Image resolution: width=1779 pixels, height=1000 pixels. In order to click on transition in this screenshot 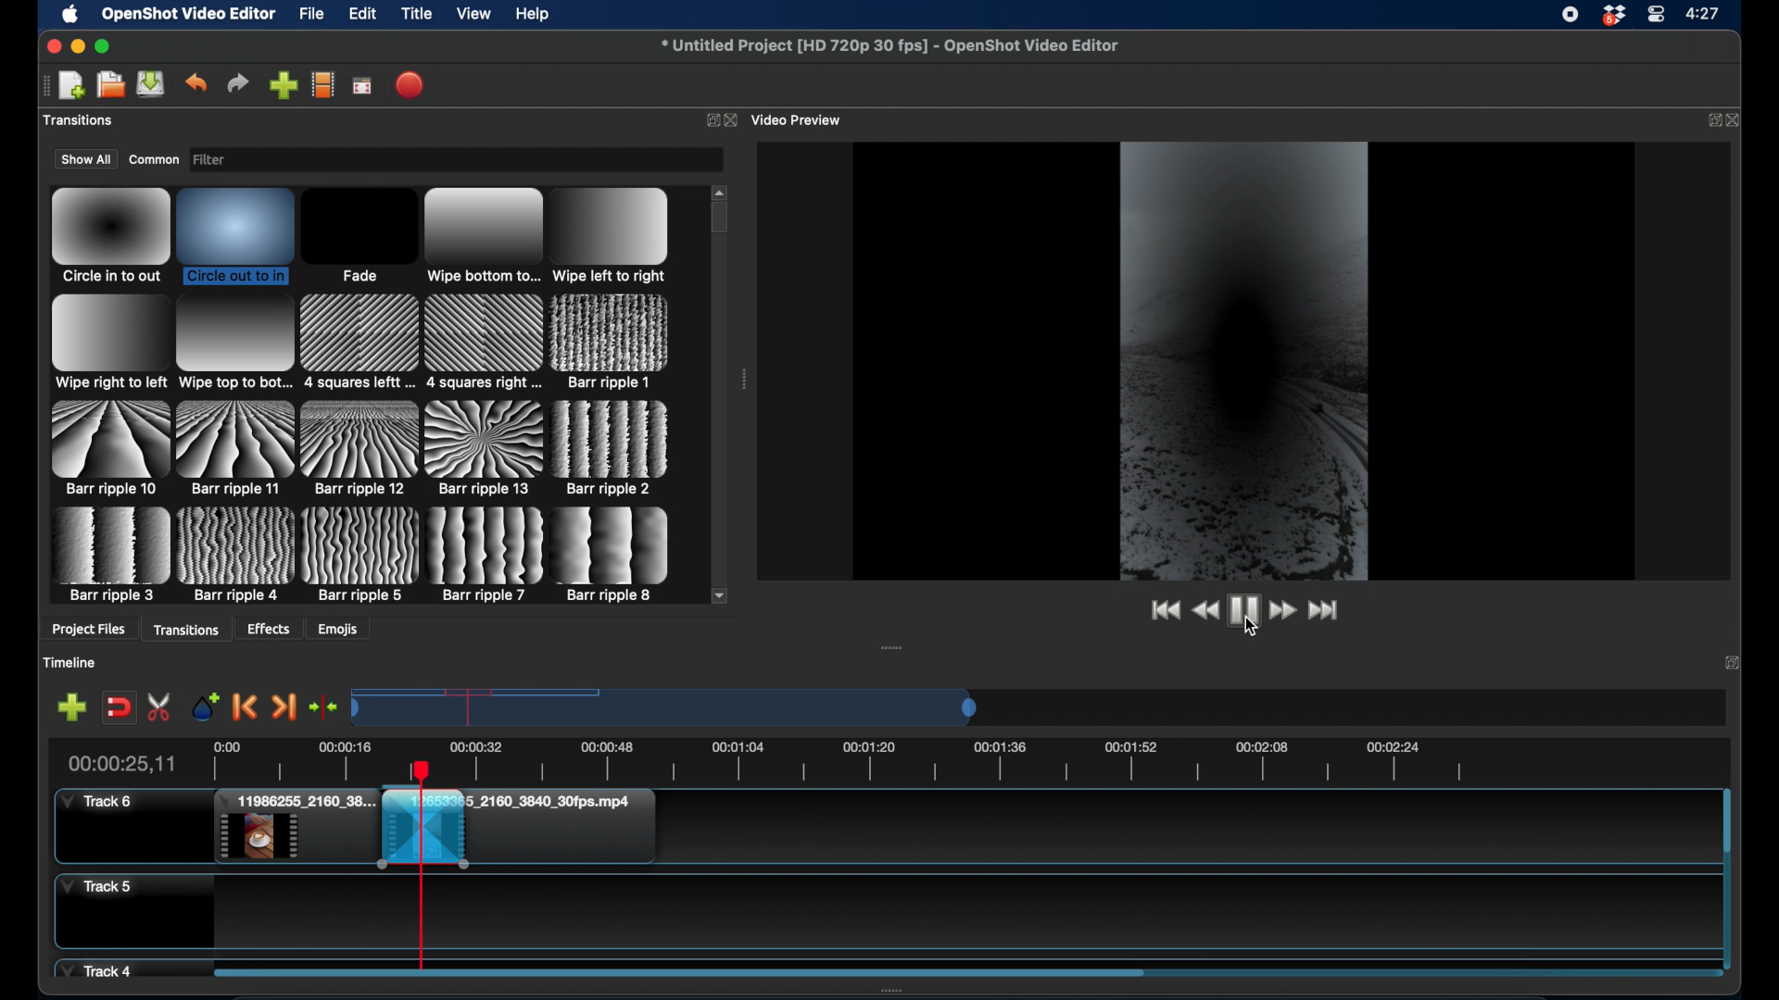, I will do `click(233, 344)`.